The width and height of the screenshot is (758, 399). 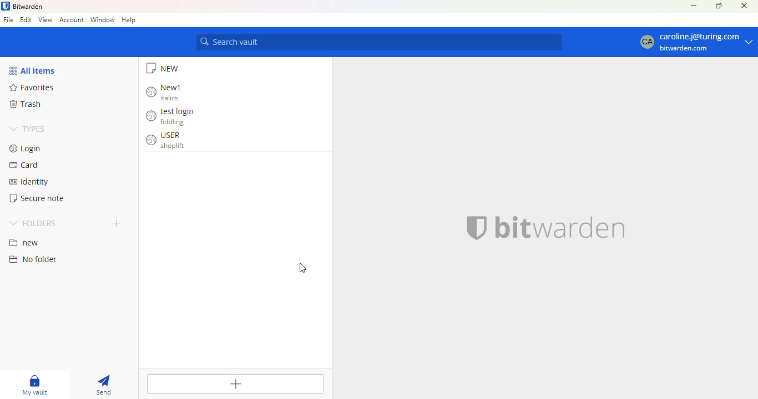 What do you see at coordinates (32, 88) in the screenshot?
I see `favorites` at bounding box center [32, 88].